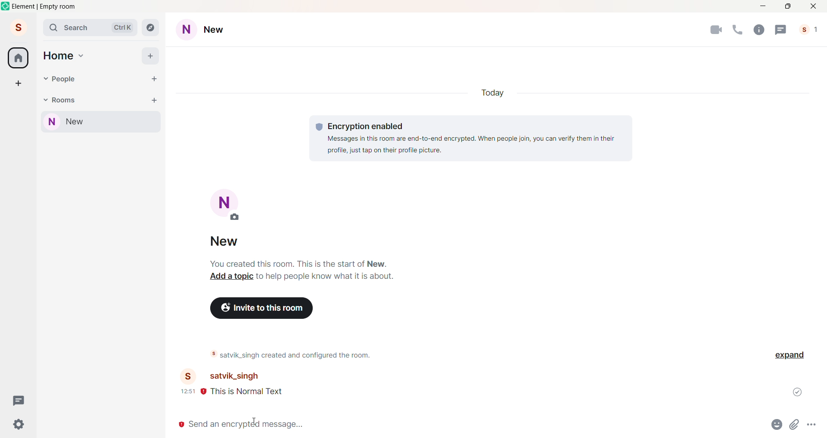 This screenshot has width=827, height=438. What do you see at coordinates (44, 6) in the screenshot?
I see `element | empty room` at bounding box center [44, 6].